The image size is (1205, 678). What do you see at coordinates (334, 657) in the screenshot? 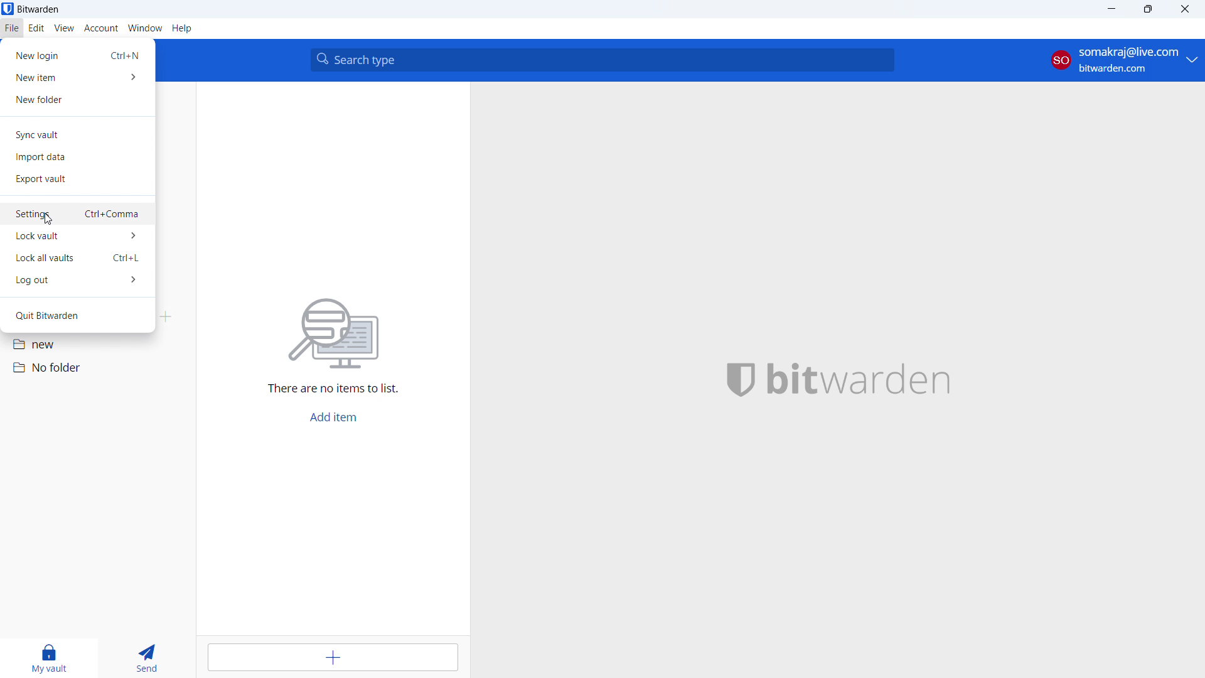
I see `add item` at bounding box center [334, 657].